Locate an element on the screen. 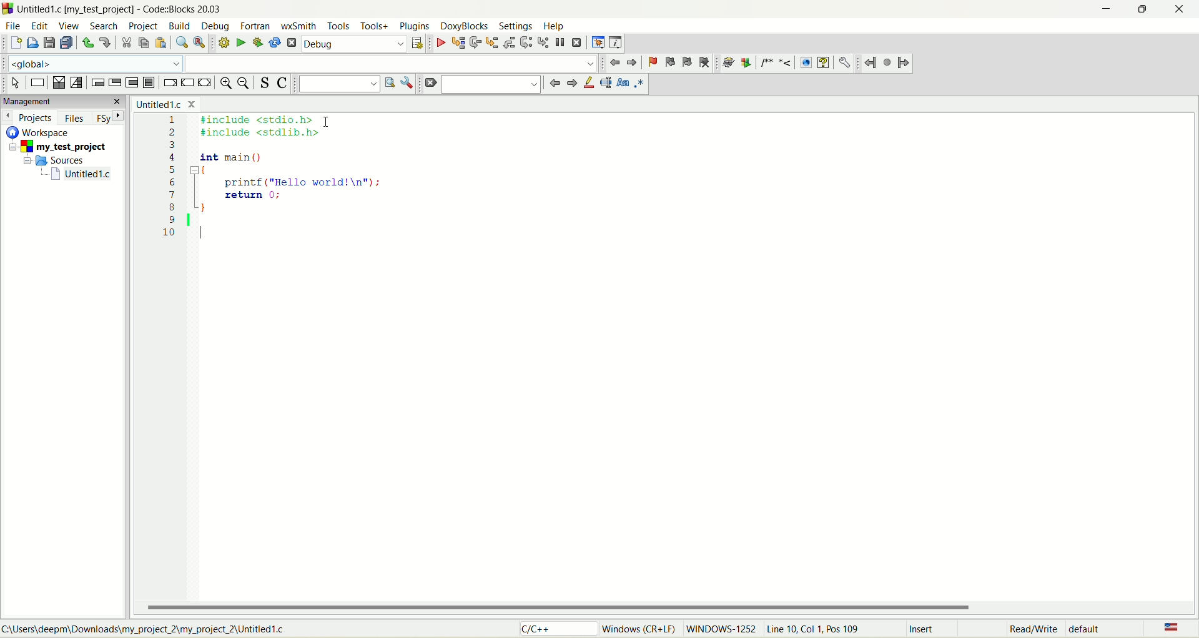 This screenshot has width=1199, height=638. instruction is located at coordinates (37, 82).